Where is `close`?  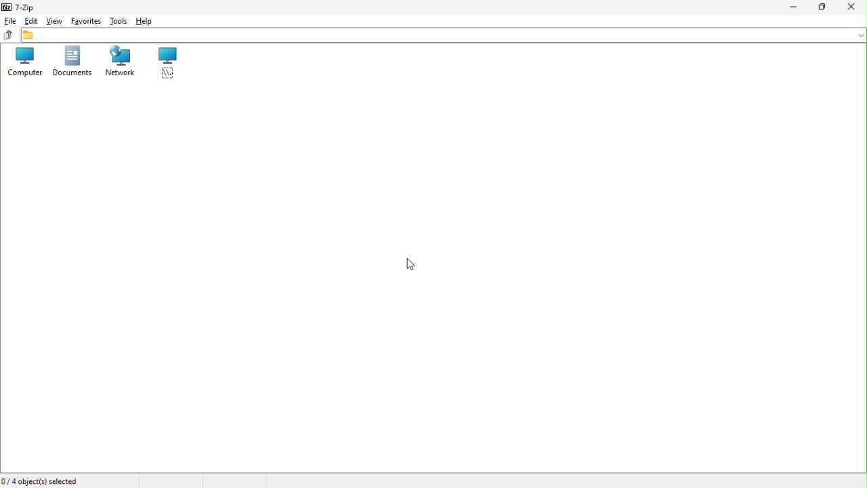 close is located at coordinates (852, 9).